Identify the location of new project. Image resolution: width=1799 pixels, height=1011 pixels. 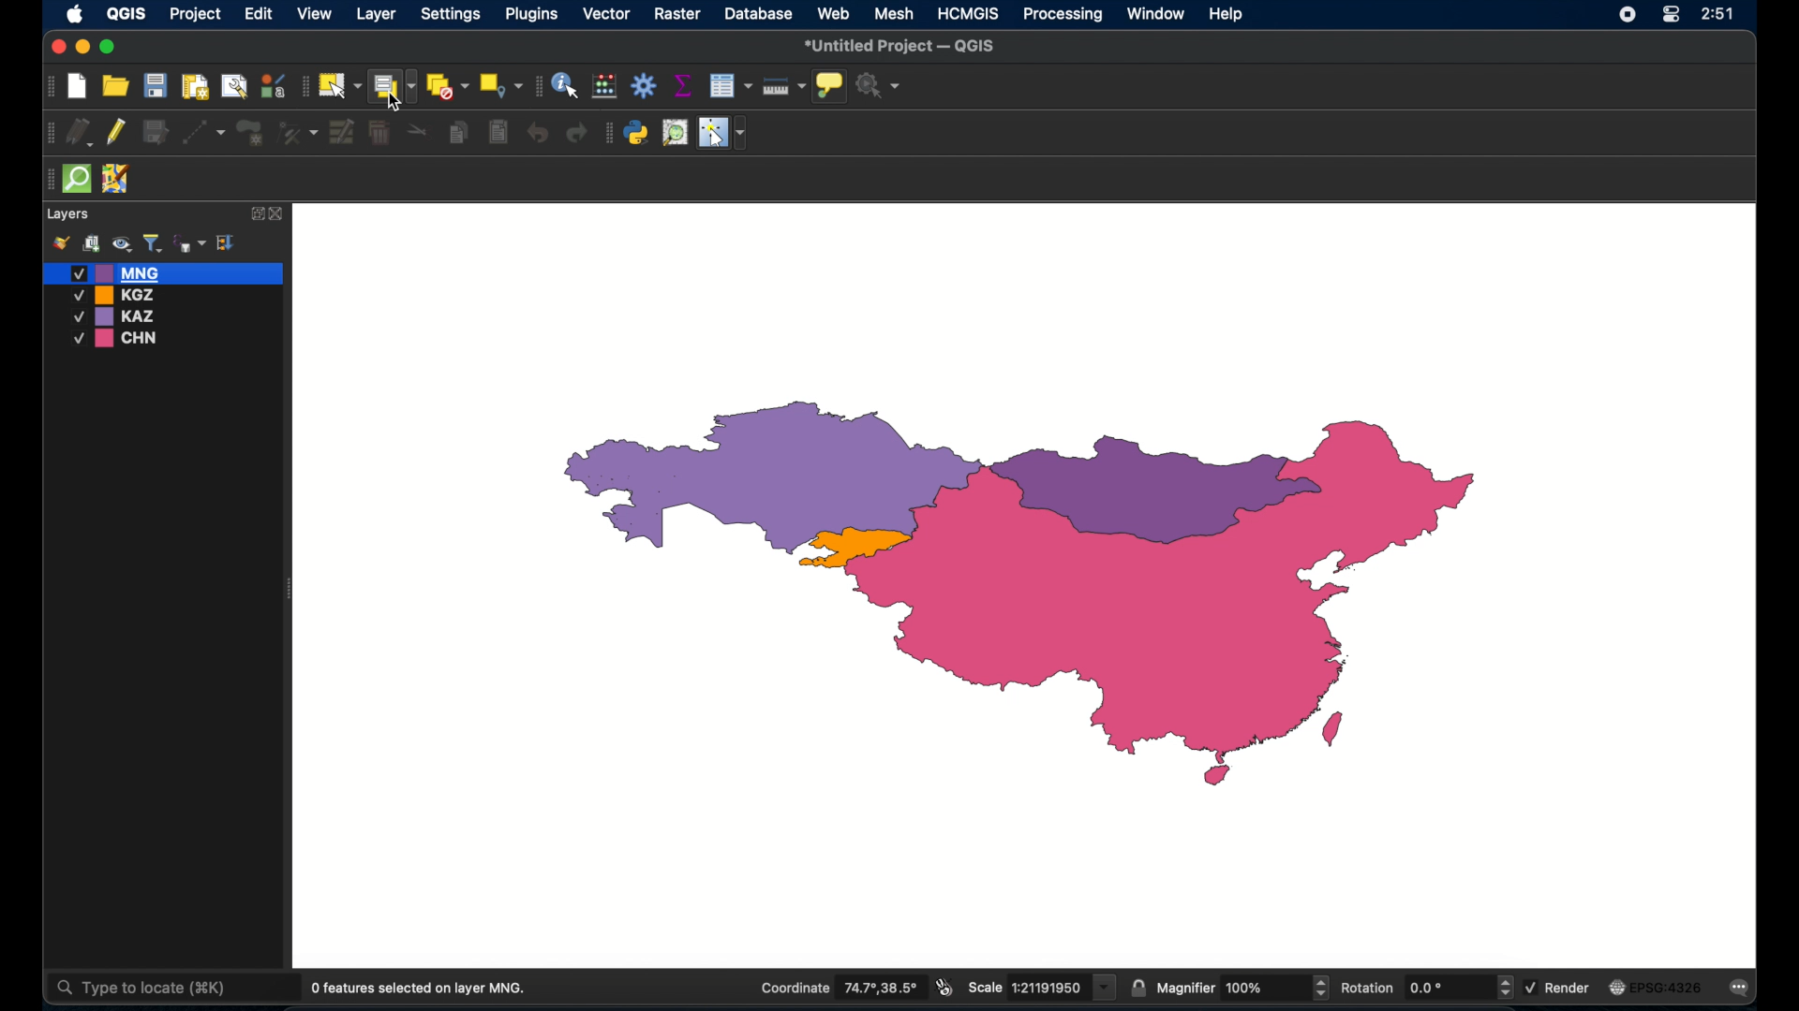
(78, 87).